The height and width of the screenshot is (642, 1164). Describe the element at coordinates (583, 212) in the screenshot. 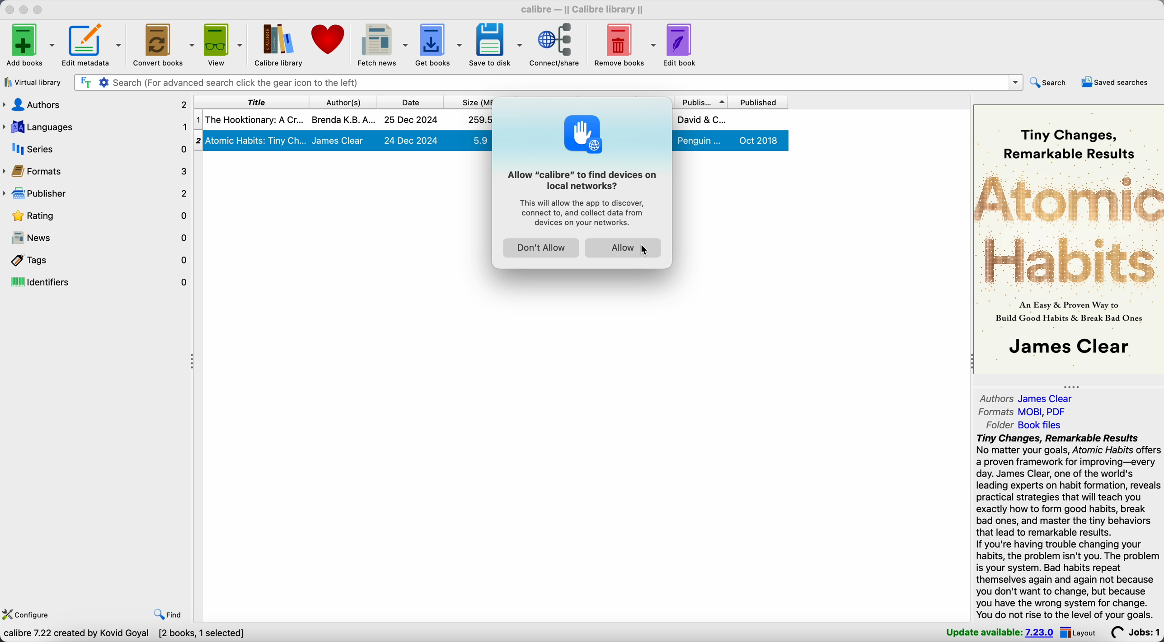

I see `This will allow the app to discover, connect to, and collect data from devices on your network ` at that location.